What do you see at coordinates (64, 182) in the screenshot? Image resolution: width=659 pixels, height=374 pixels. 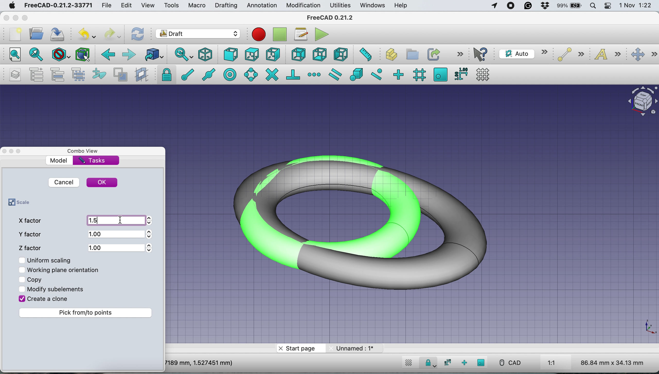 I see `cancel` at bounding box center [64, 182].